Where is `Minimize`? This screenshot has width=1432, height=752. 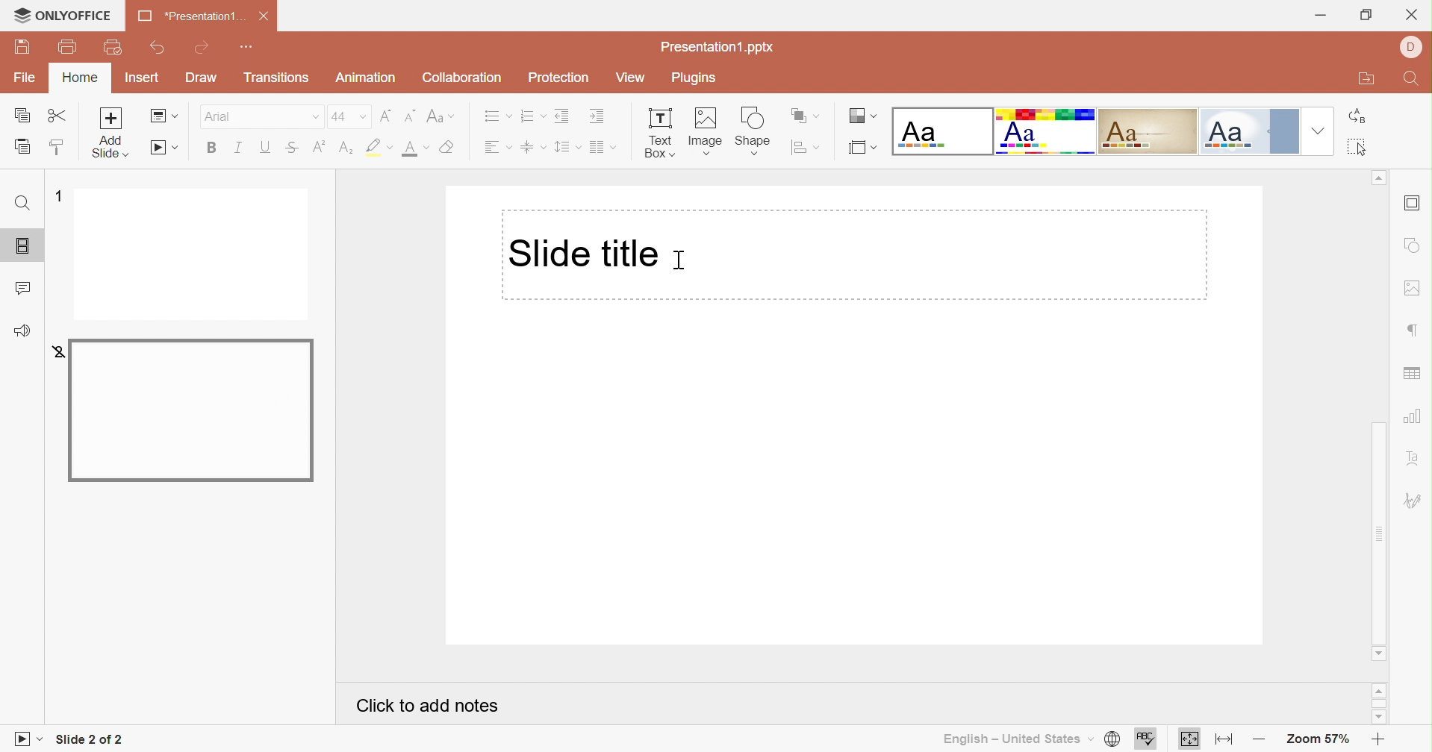
Minimize is located at coordinates (1322, 16).